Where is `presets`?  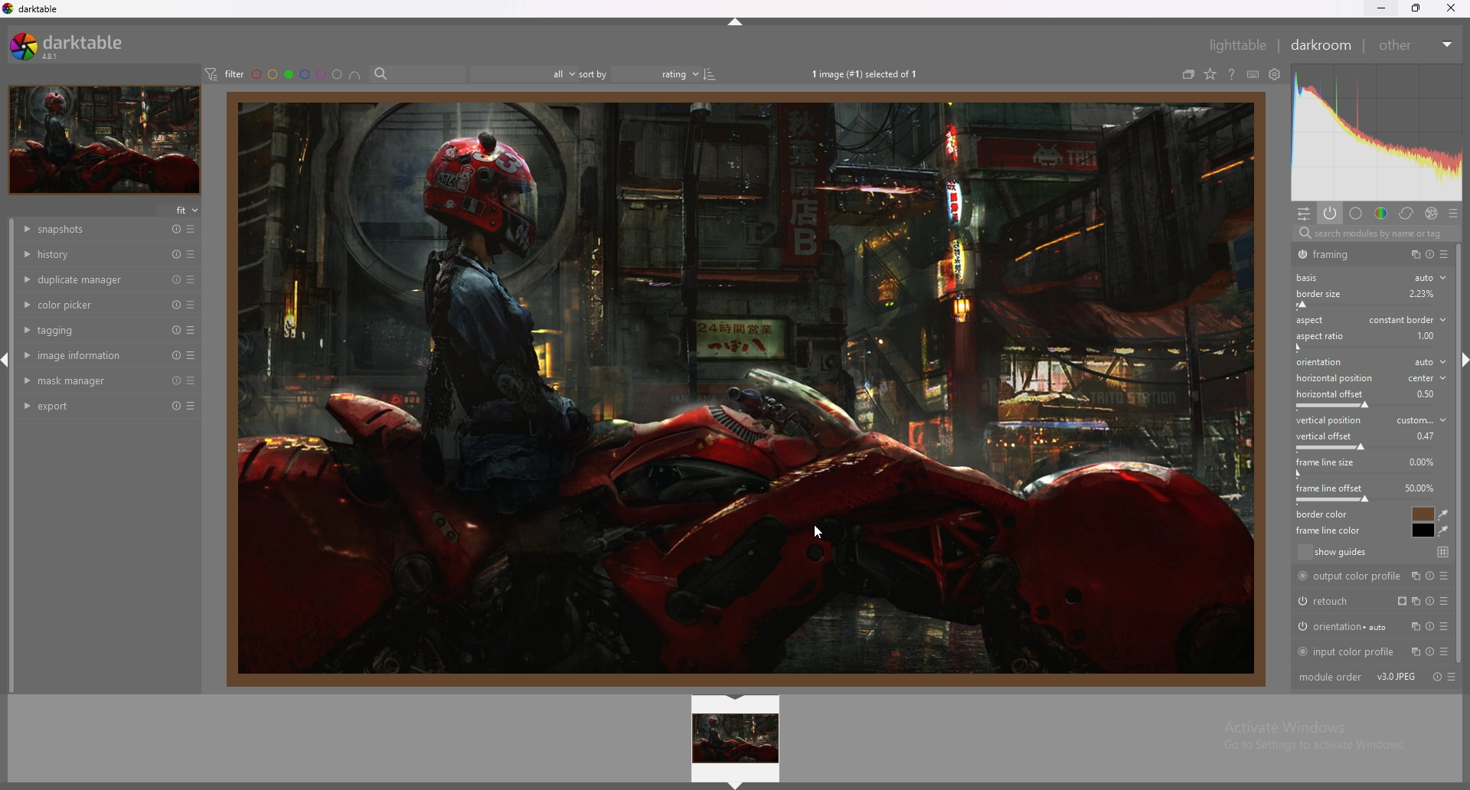 presets is located at coordinates (191, 279).